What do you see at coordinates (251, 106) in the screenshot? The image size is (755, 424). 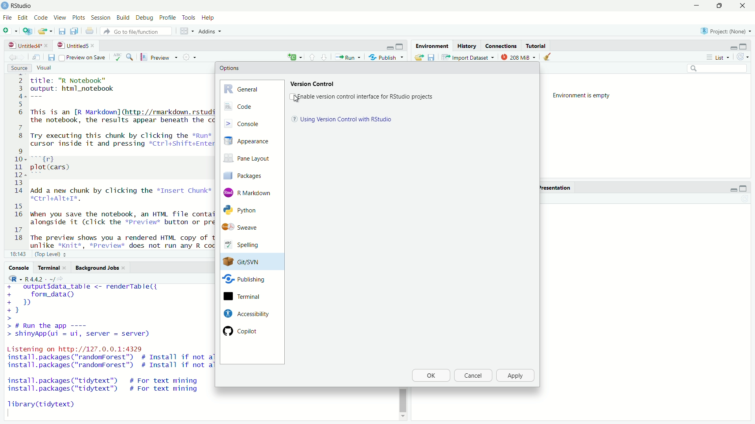 I see `Code` at bounding box center [251, 106].